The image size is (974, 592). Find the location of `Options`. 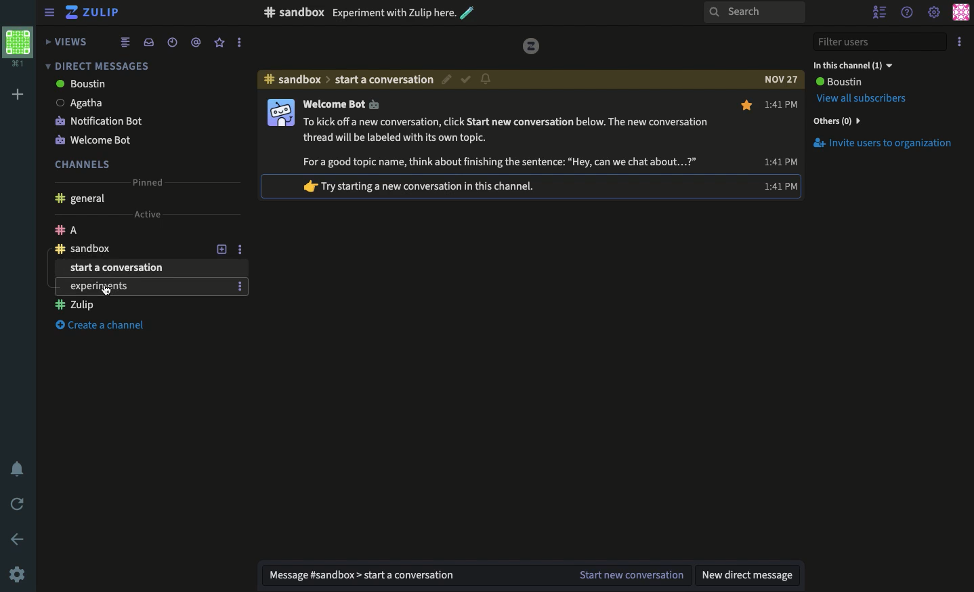

Options is located at coordinates (238, 43).